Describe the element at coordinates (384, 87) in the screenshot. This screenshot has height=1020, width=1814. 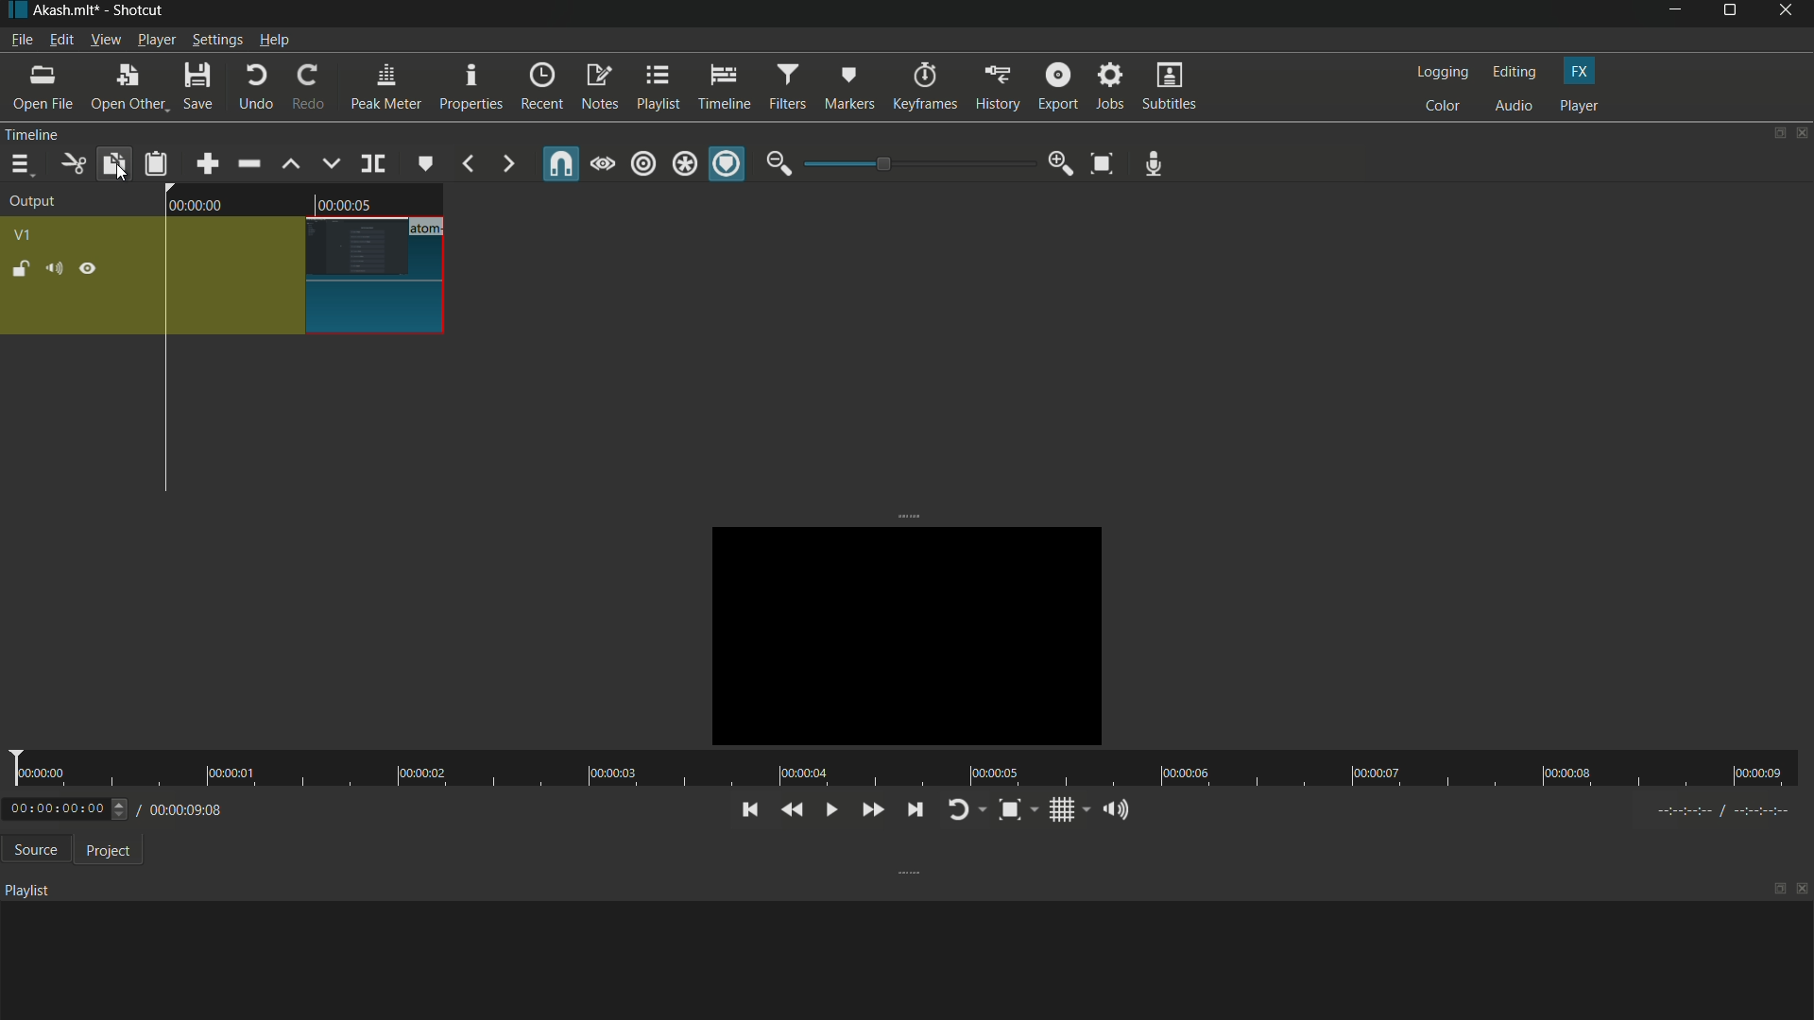
I see `peak meter` at that location.